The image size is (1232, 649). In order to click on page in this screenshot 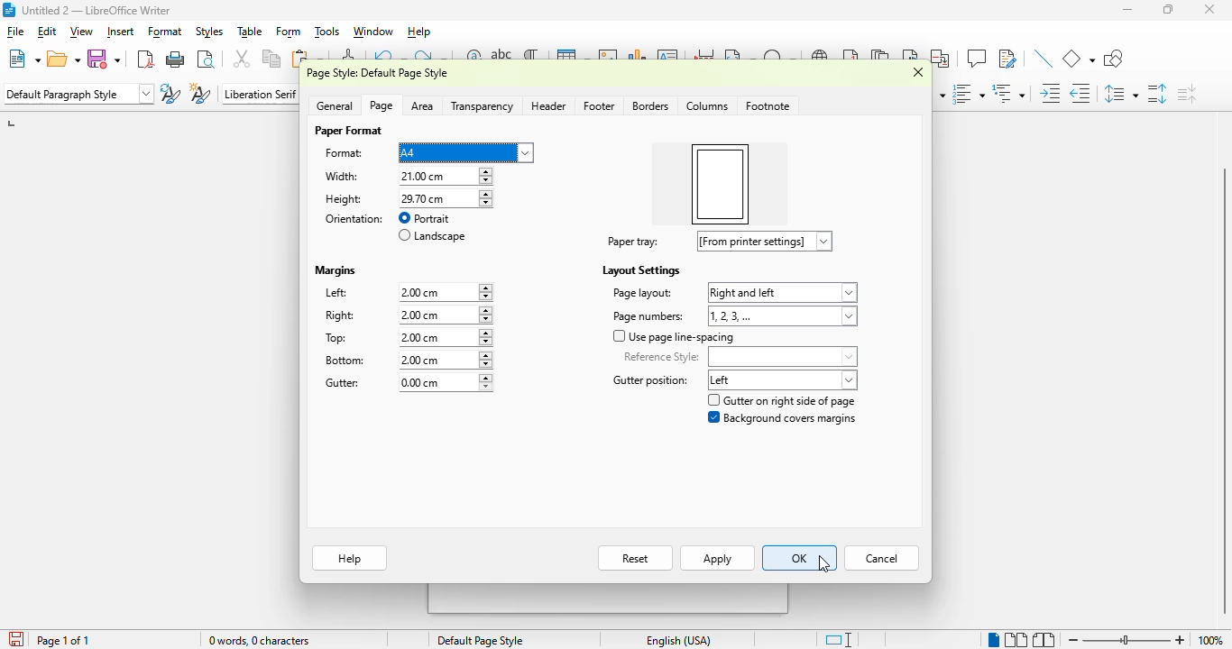, I will do `click(382, 106)`.